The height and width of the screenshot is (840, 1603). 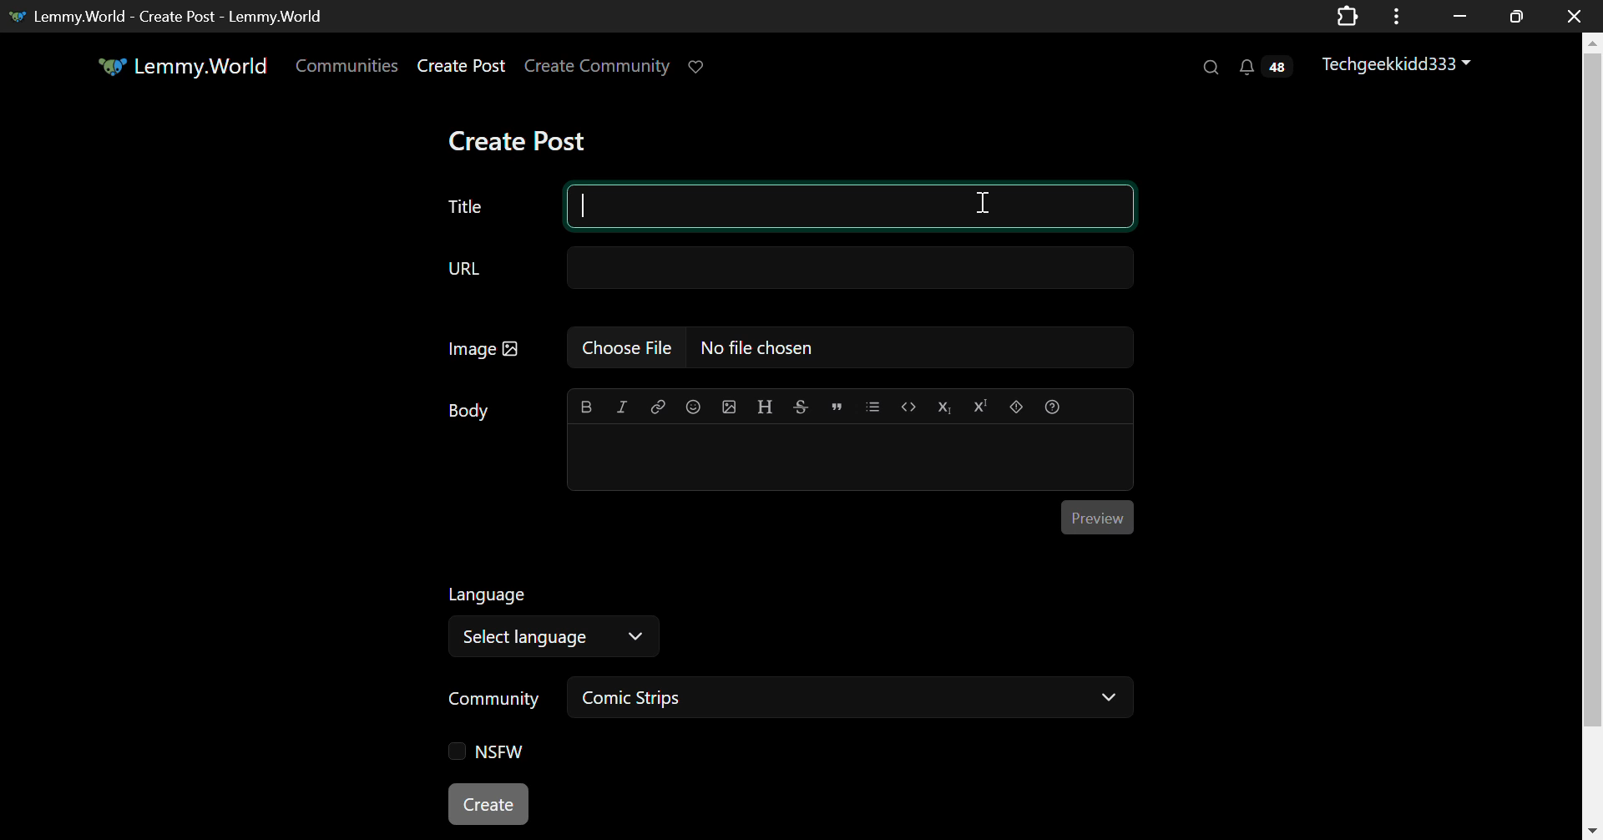 What do you see at coordinates (346, 67) in the screenshot?
I see `Communities` at bounding box center [346, 67].